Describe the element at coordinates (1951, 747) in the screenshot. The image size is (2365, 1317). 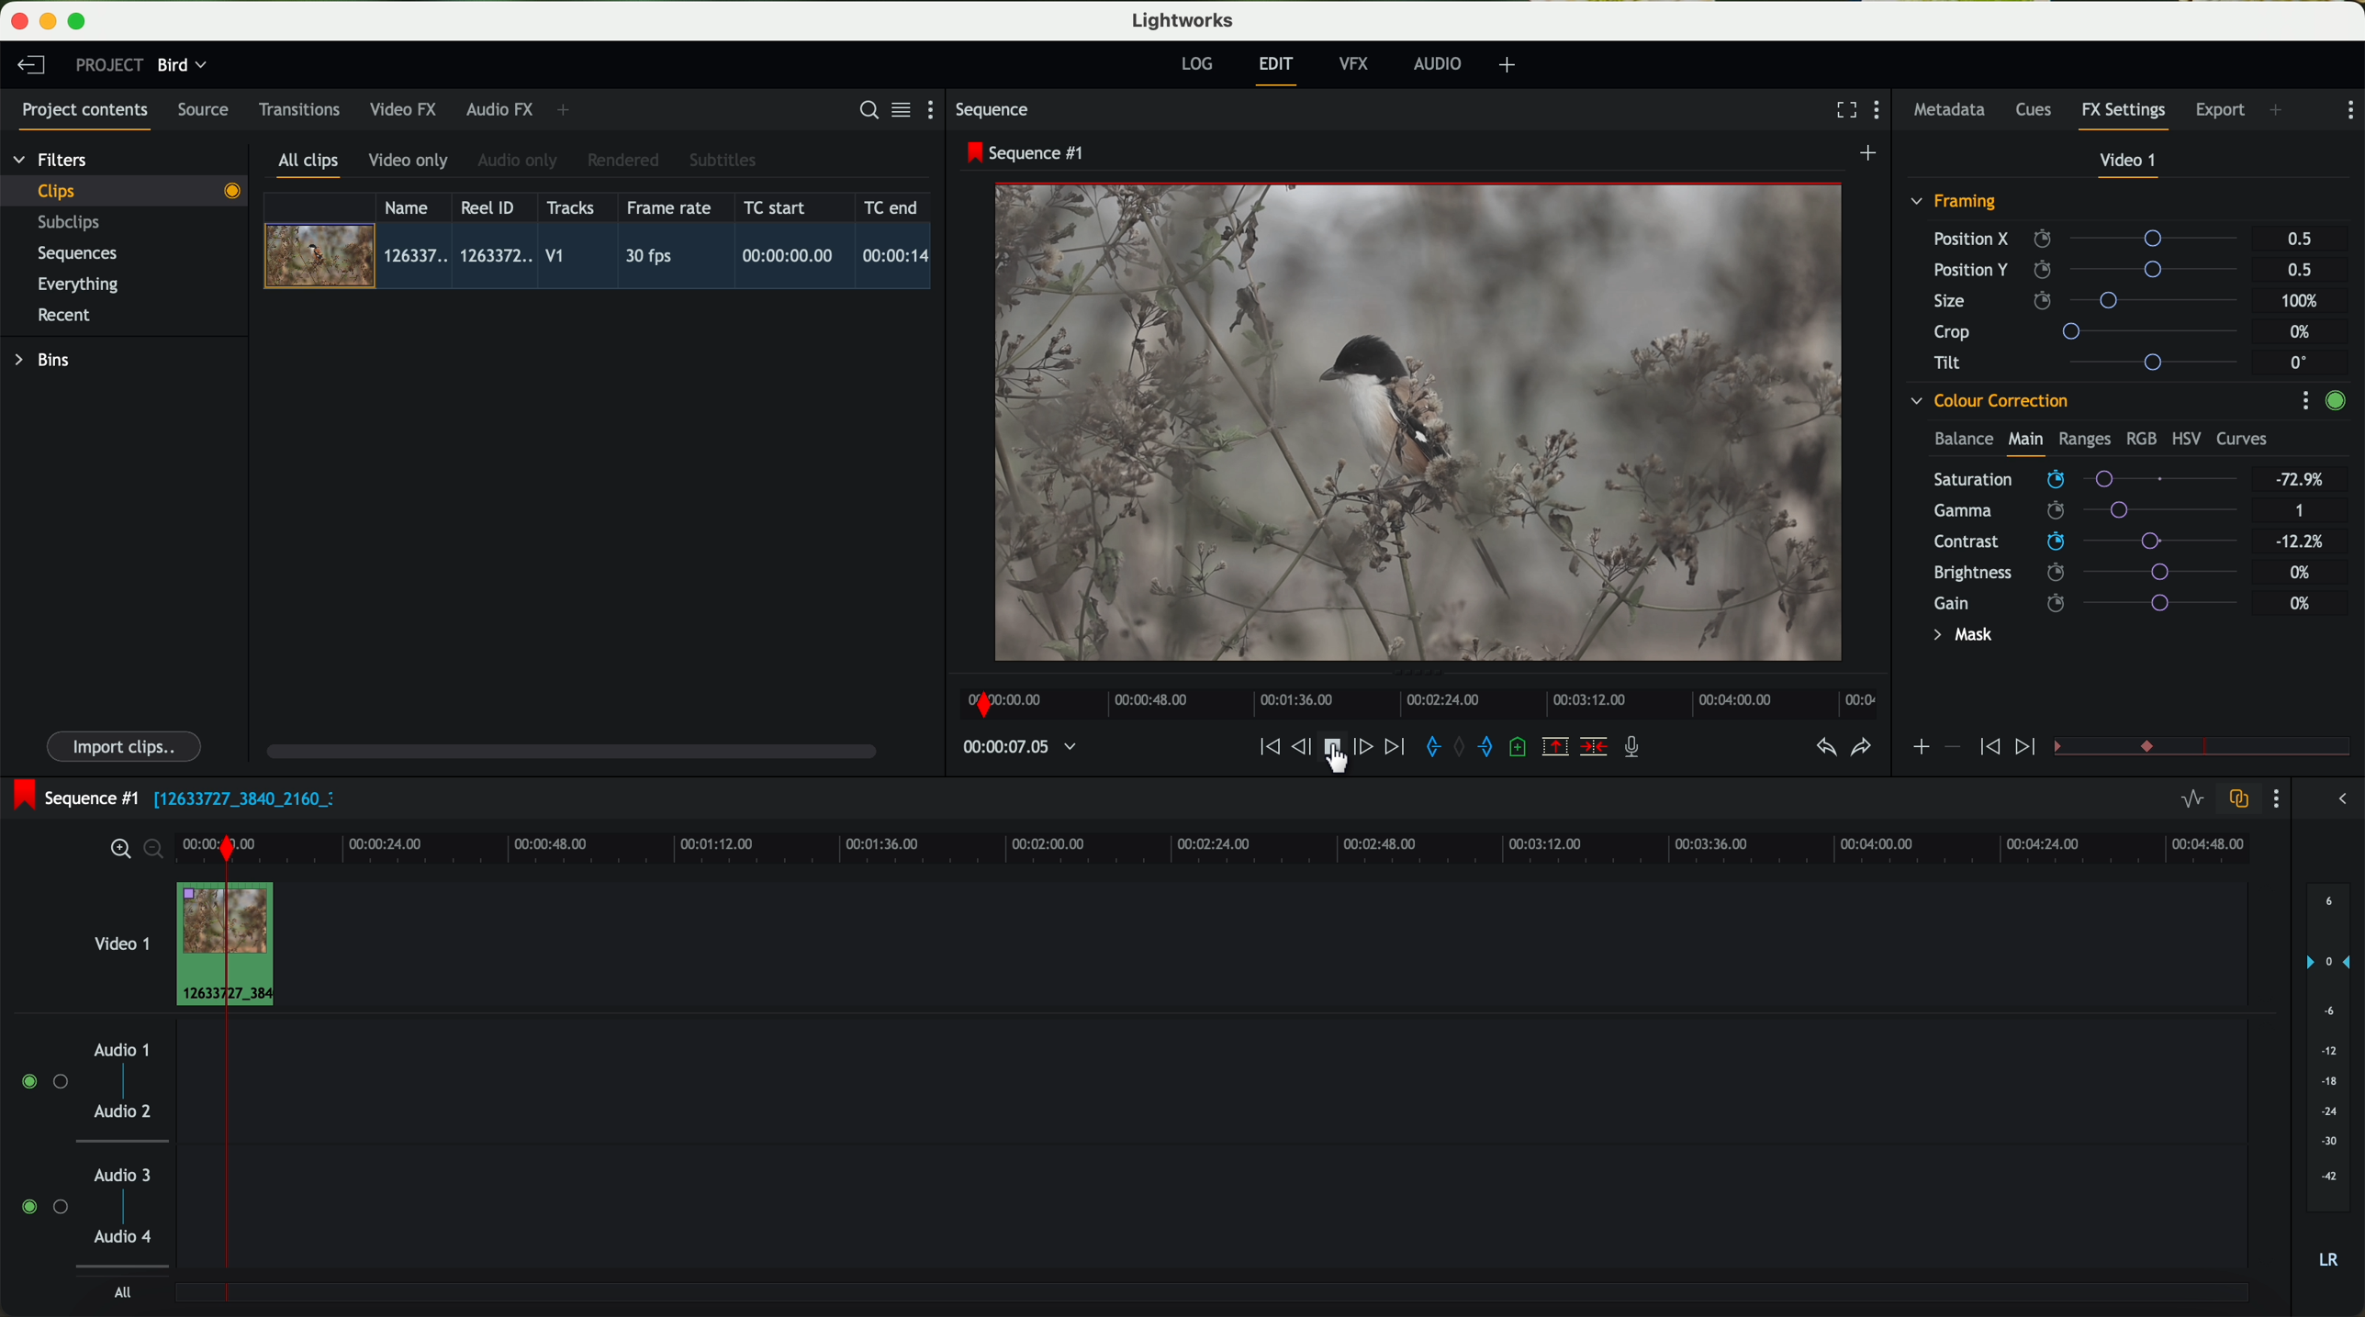
I see `icon` at that location.